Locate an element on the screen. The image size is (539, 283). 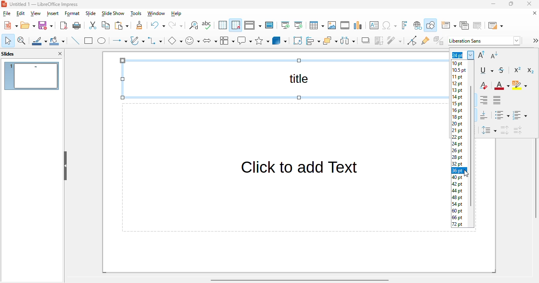
insert fontwork text is located at coordinates (405, 25).